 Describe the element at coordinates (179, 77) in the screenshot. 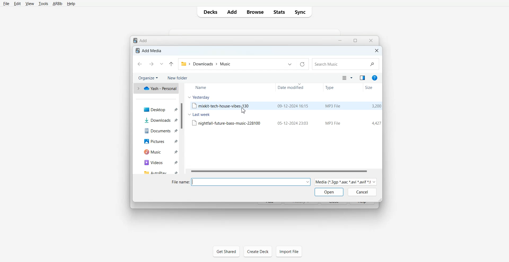

I see `New Folder` at that location.